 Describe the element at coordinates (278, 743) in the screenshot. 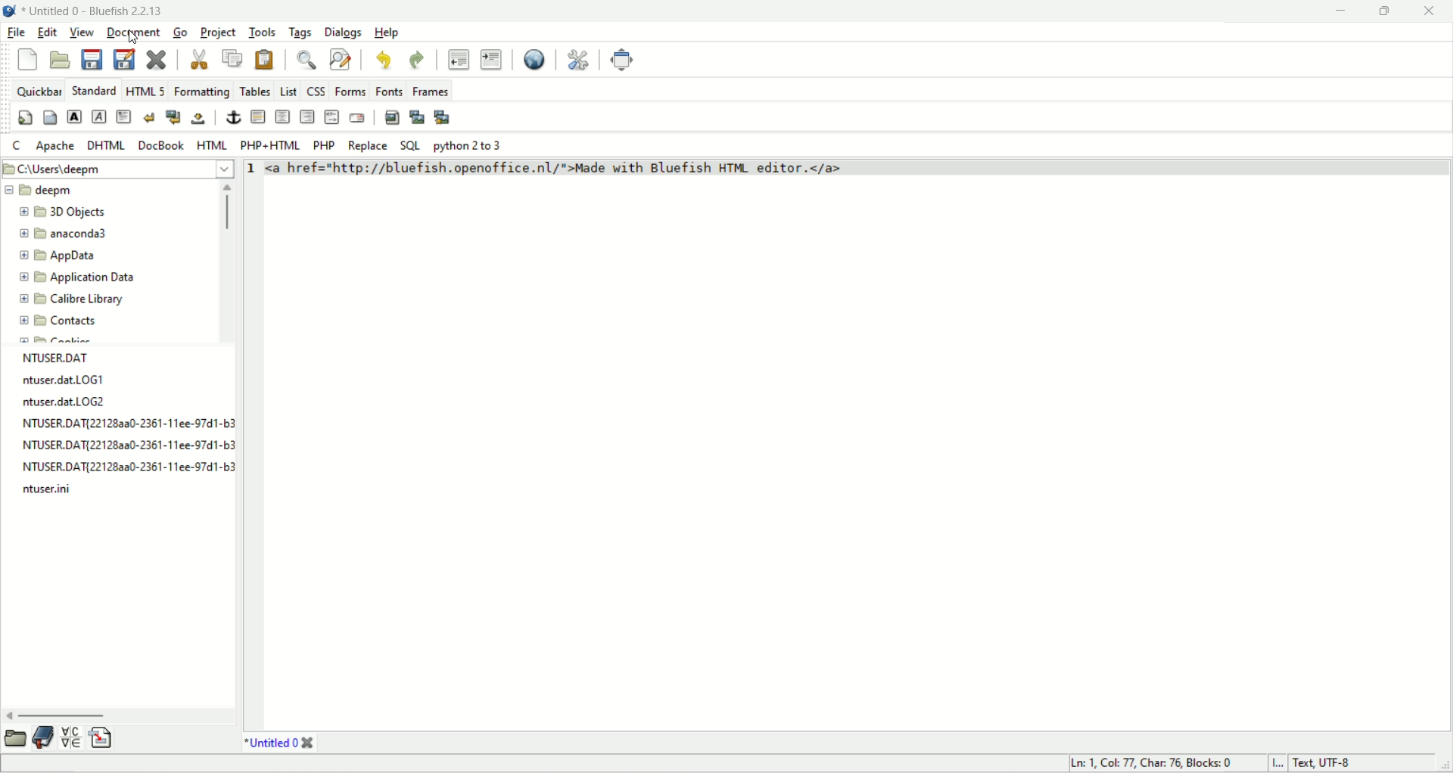

I see `untitled` at that location.